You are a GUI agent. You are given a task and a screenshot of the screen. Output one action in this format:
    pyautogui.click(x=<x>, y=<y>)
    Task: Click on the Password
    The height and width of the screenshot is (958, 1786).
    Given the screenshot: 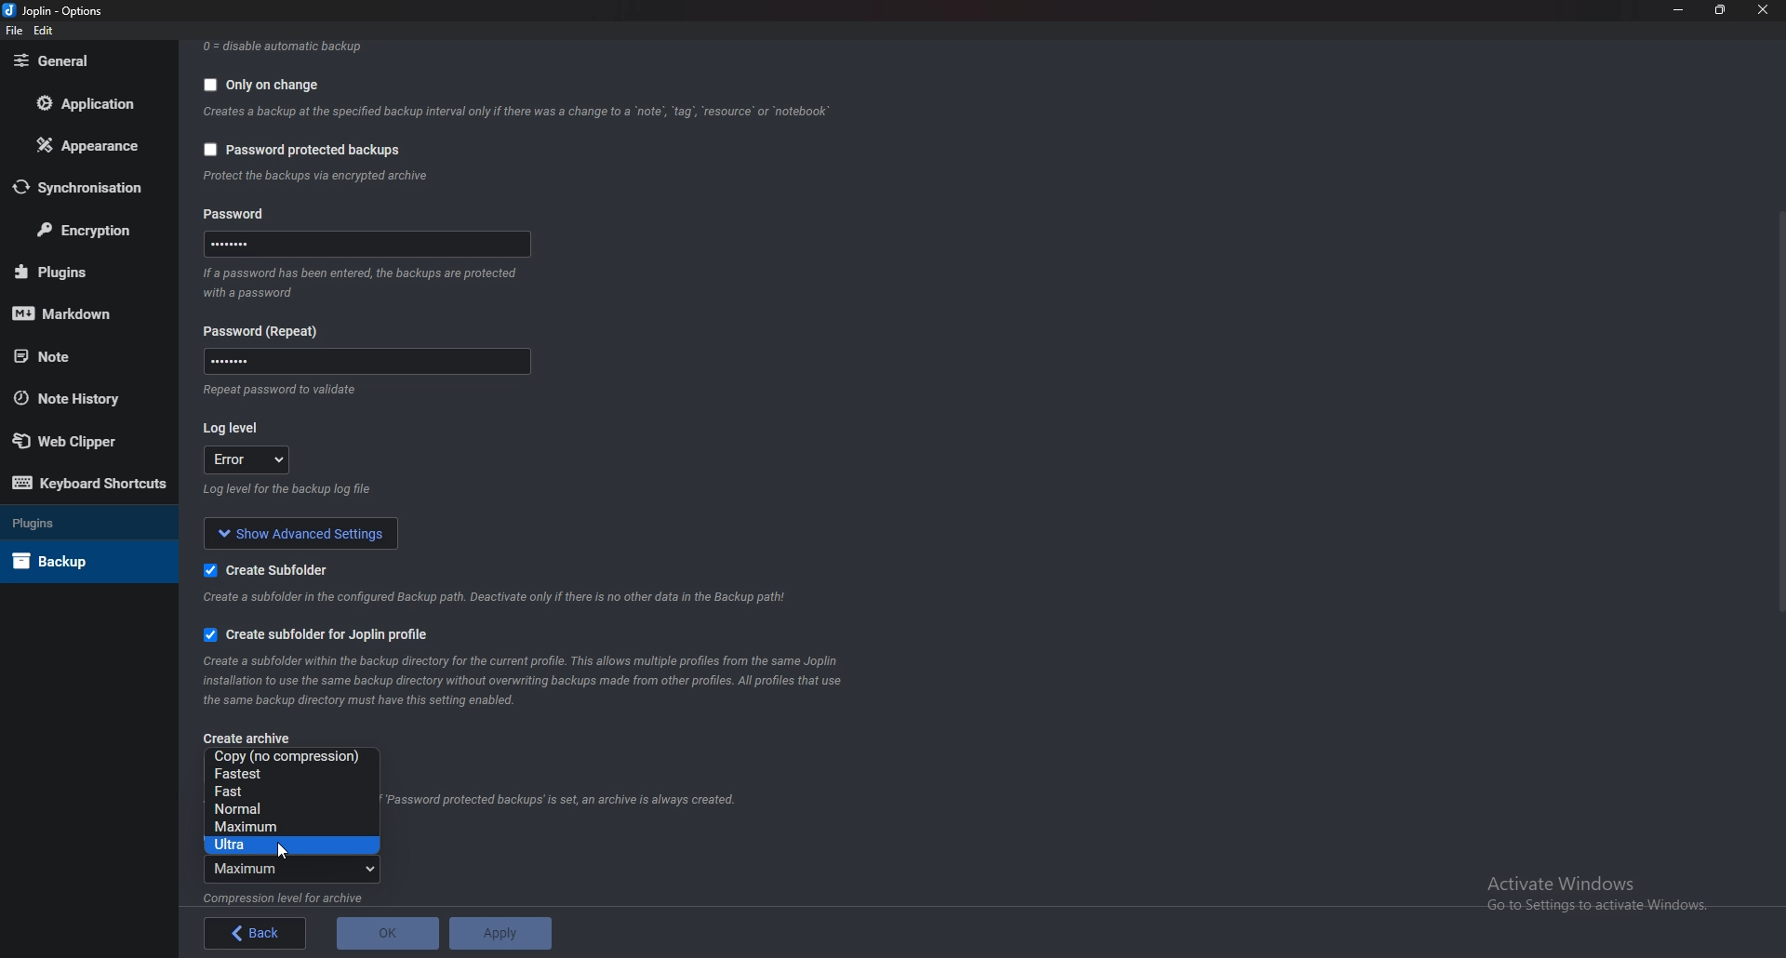 What is the action you would take?
    pyautogui.click(x=243, y=216)
    